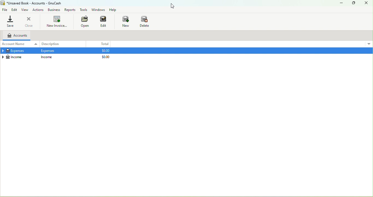 The height and width of the screenshot is (197, 373). Describe the element at coordinates (2, 51) in the screenshot. I see `Collapse` at that location.